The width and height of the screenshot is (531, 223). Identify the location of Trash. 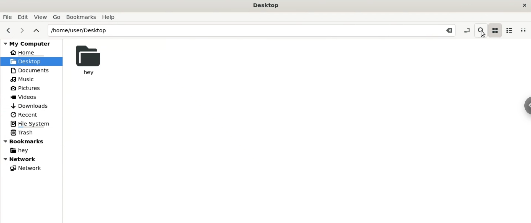
(22, 132).